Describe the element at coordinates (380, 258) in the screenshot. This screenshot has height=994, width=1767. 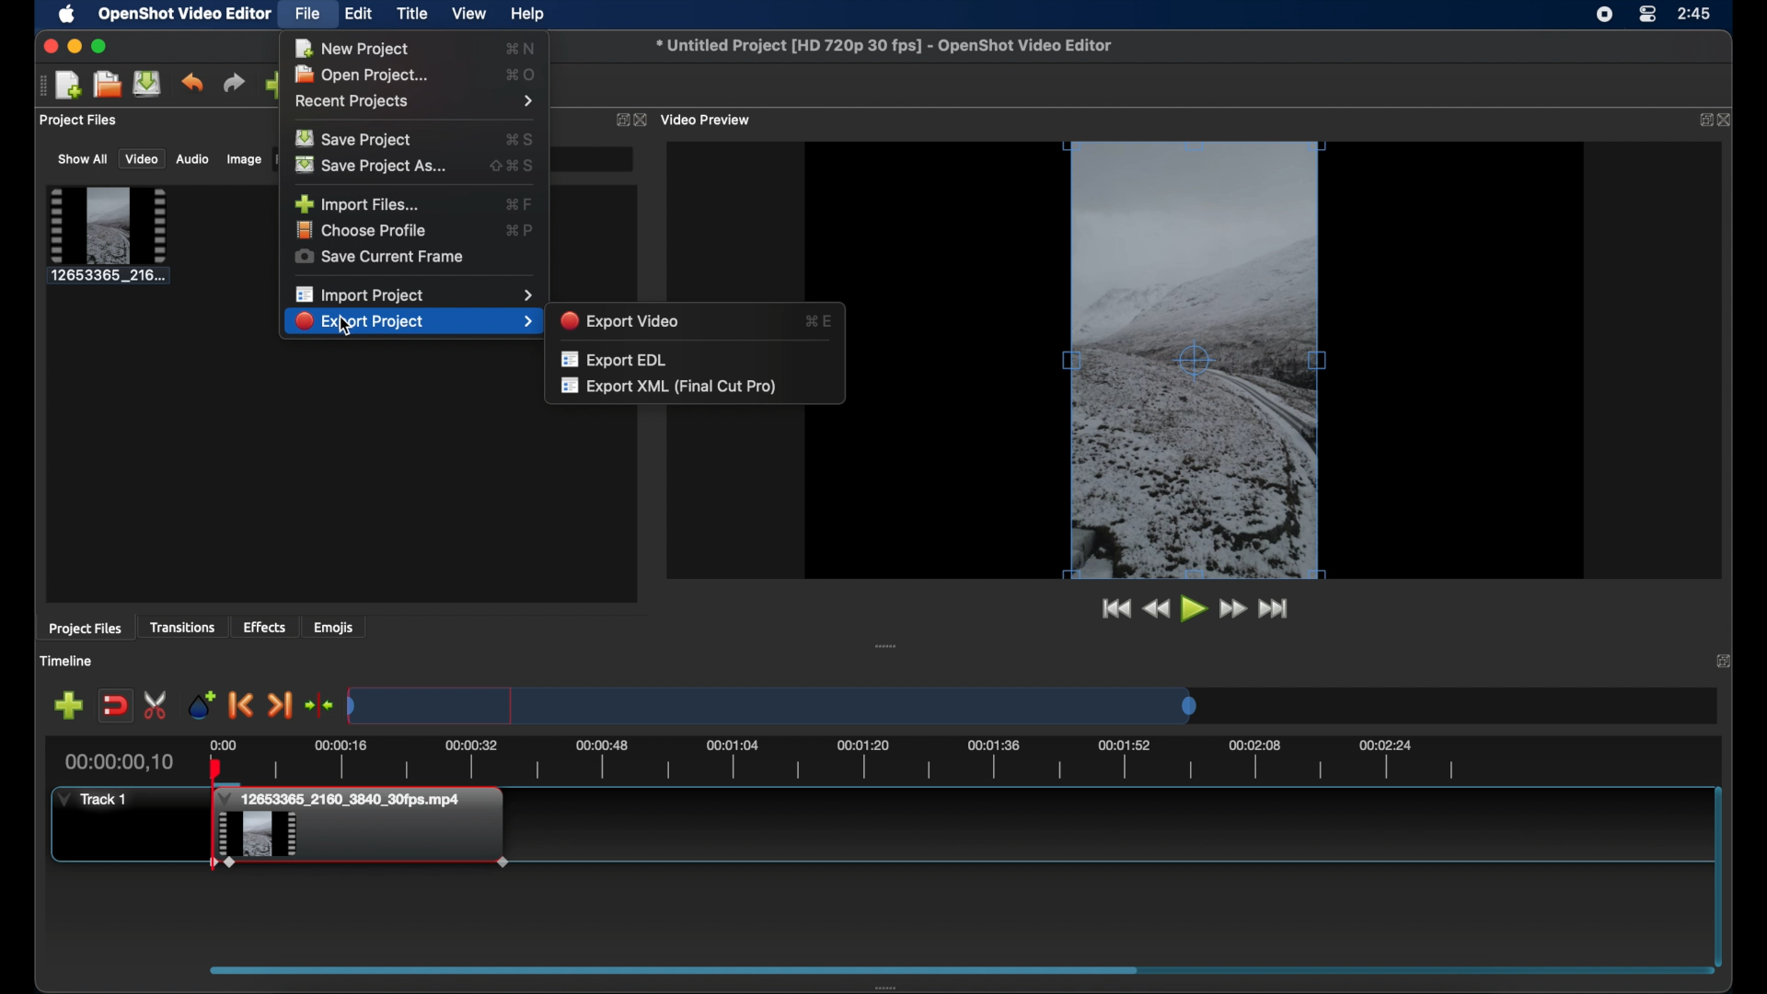
I see `save current fram` at that location.